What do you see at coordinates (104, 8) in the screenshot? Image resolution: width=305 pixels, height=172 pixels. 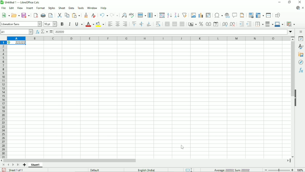 I see `Help` at bounding box center [104, 8].